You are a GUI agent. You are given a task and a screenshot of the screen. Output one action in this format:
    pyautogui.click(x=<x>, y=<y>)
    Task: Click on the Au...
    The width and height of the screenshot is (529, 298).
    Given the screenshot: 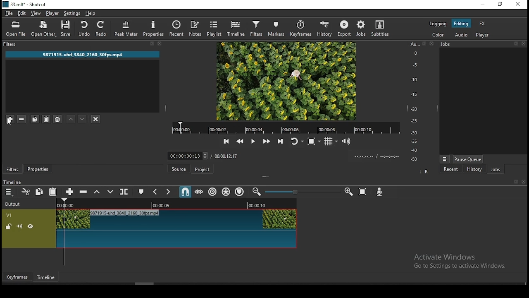 What is the action you would take?
    pyautogui.click(x=414, y=44)
    